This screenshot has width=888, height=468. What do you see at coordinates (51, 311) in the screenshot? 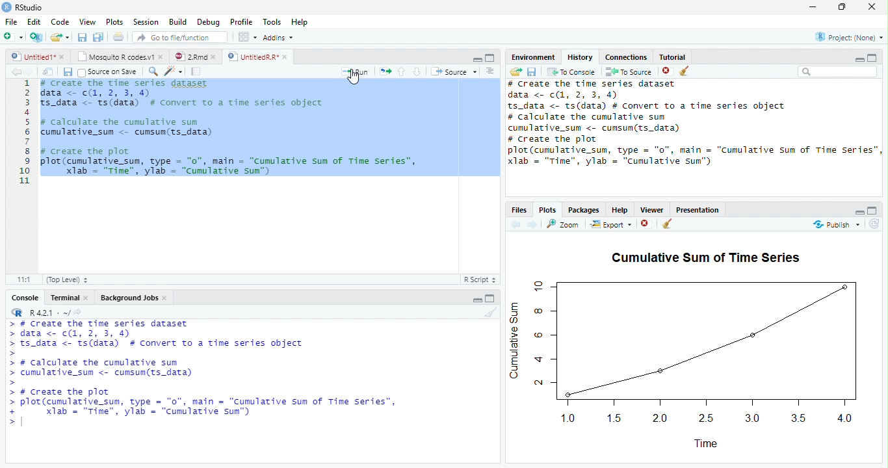
I see `R 4.0.1` at bounding box center [51, 311].